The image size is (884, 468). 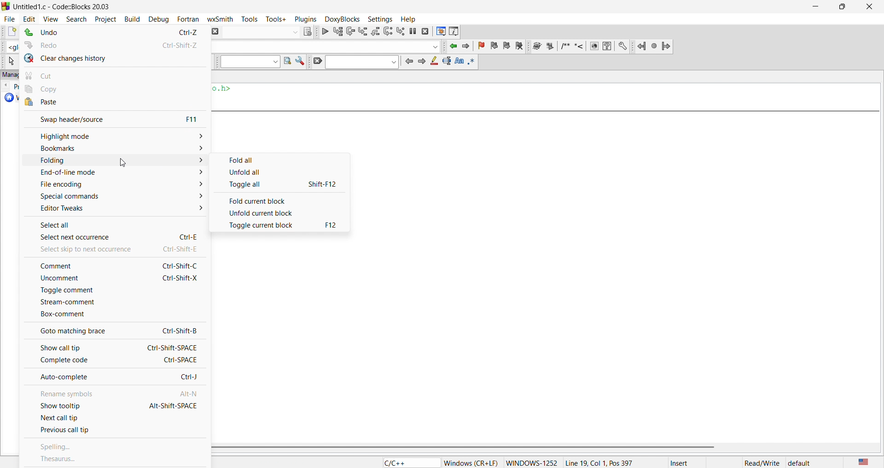 I want to click on stop, so click(x=655, y=46).